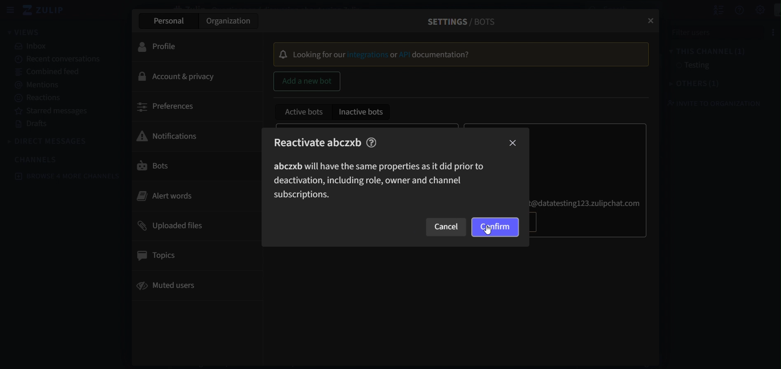  What do you see at coordinates (171, 19) in the screenshot?
I see `persoanl` at bounding box center [171, 19].